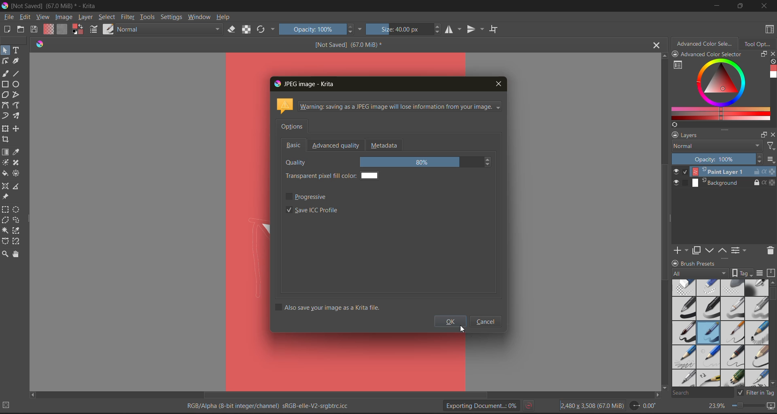 The width and height of the screenshot is (777, 414). I want to click on Exporting document status, so click(483, 407).